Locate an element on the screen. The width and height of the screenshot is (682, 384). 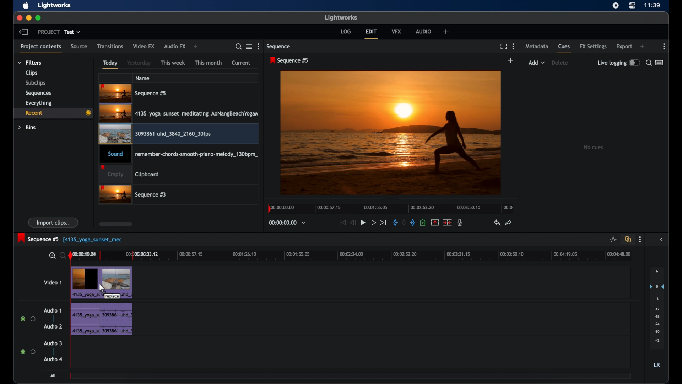
video clip is located at coordinates (178, 134).